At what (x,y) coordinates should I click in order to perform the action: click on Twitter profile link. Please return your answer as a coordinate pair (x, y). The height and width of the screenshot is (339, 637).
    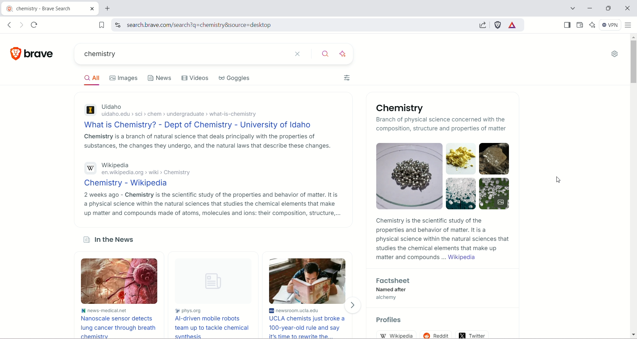
    Looking at the image, I should click on (473, 334).